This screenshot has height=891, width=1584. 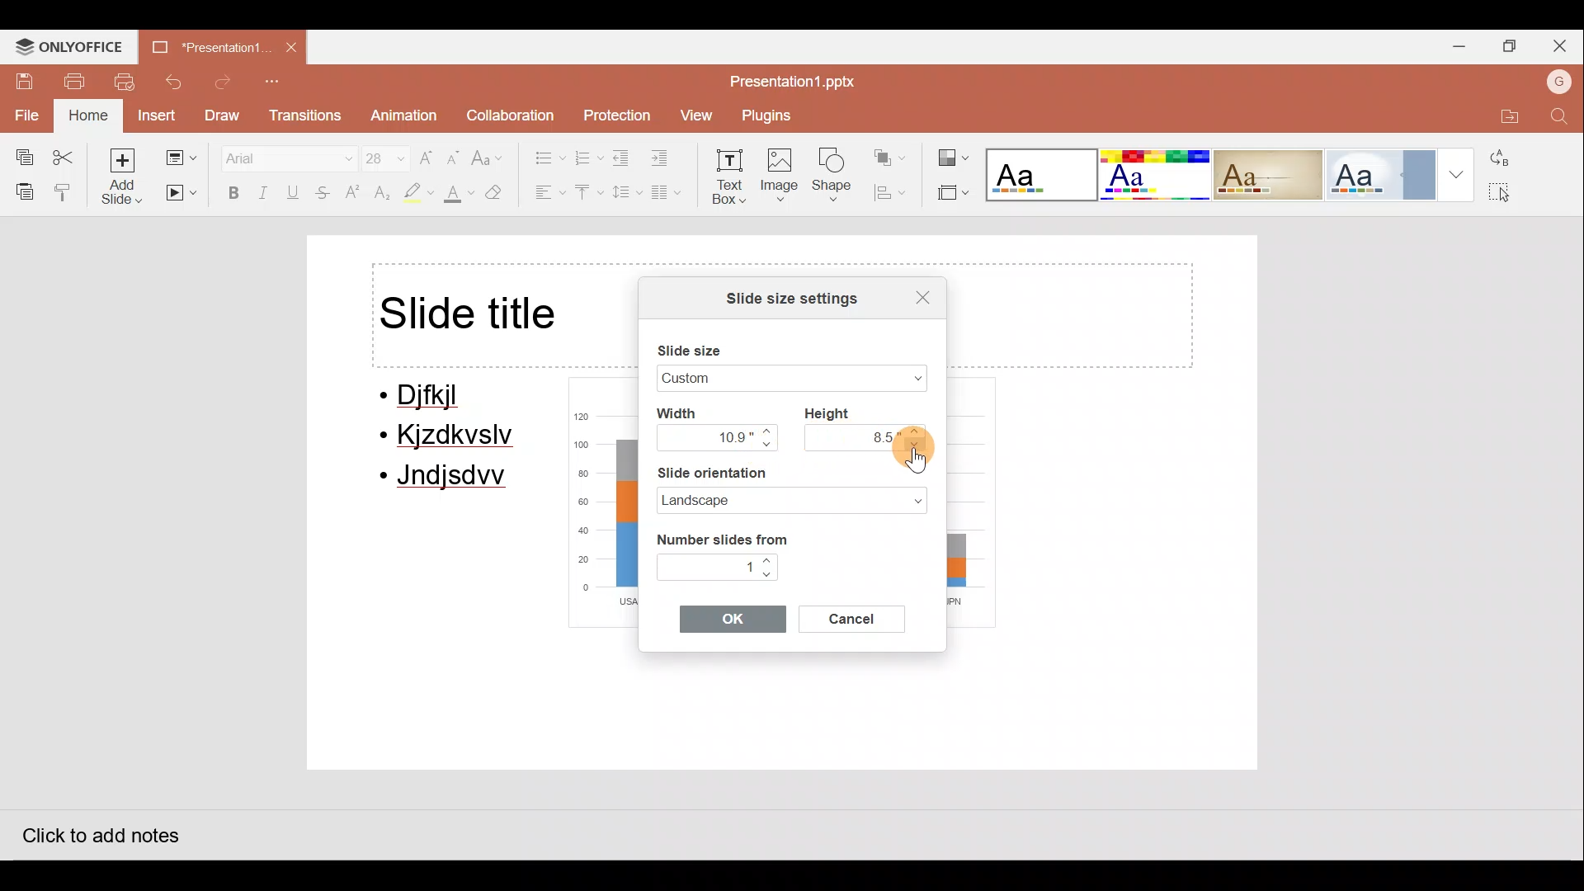 I want to click on Highlight color, so click(x=414, y=194).